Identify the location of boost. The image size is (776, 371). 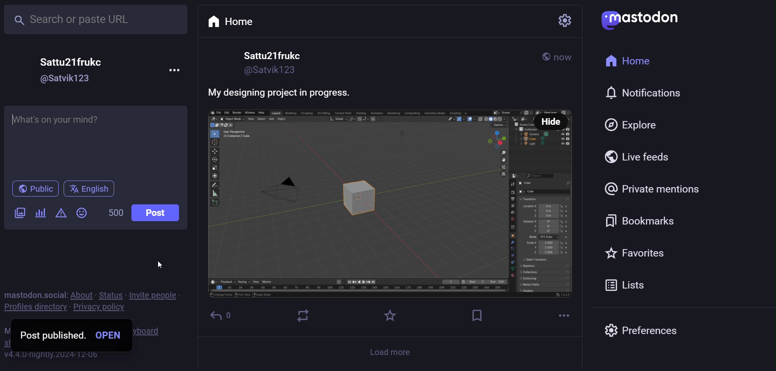
(298, 319).